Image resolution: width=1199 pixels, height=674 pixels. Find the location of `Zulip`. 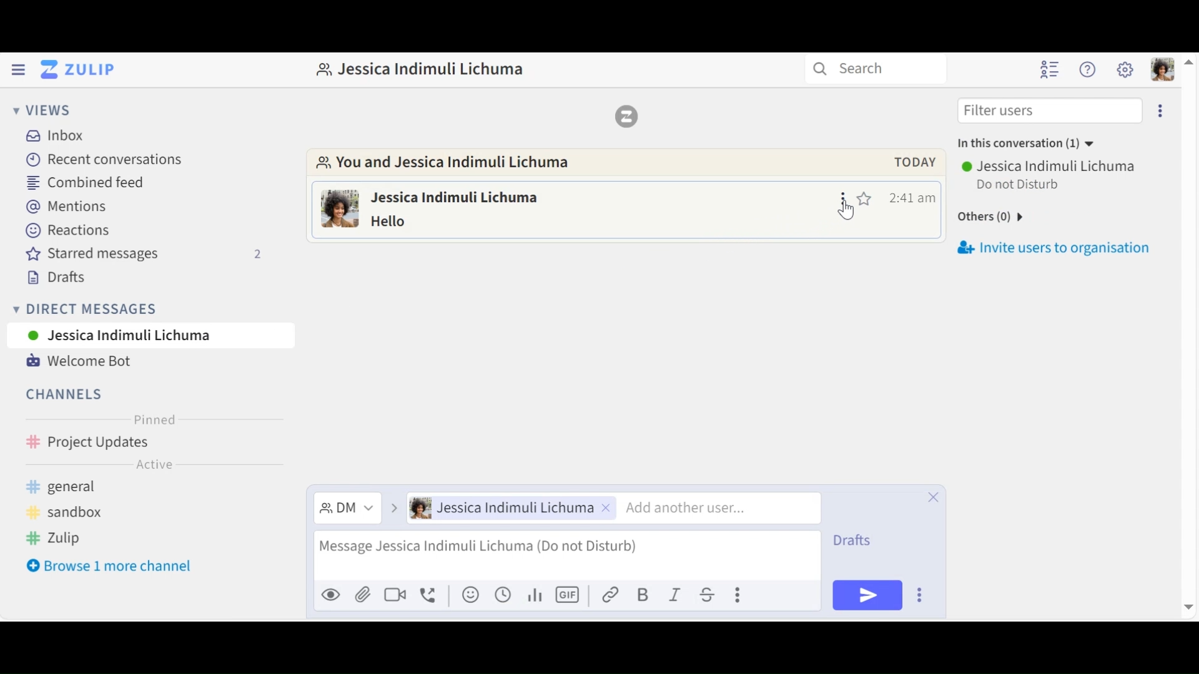

Zulip is located at coordinates (625, 115).